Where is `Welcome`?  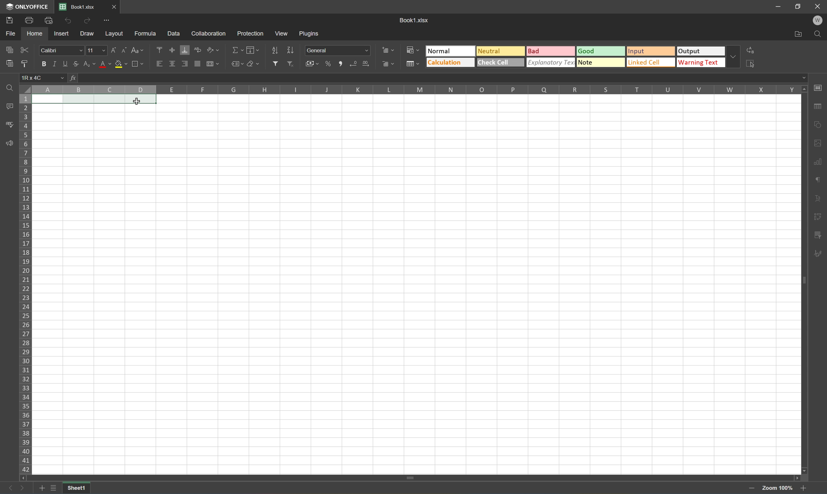
Welcome is located at coordinates (820, 21).